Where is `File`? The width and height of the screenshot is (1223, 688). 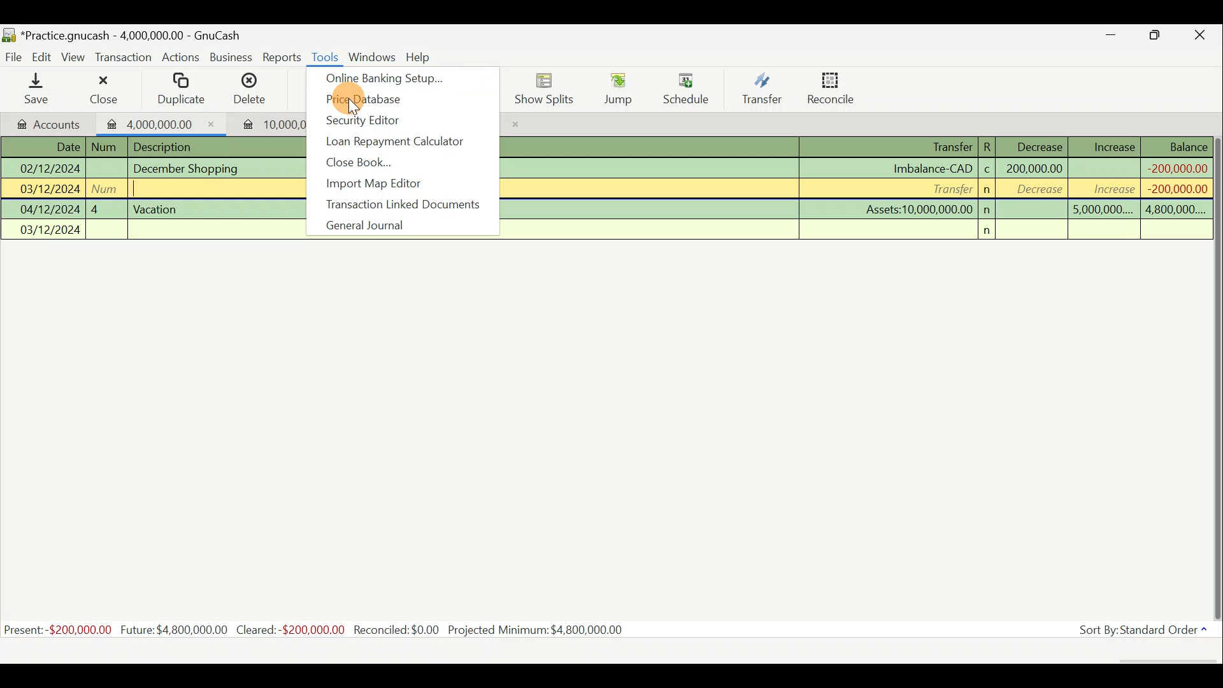
File is located at coordinates (14, 55).